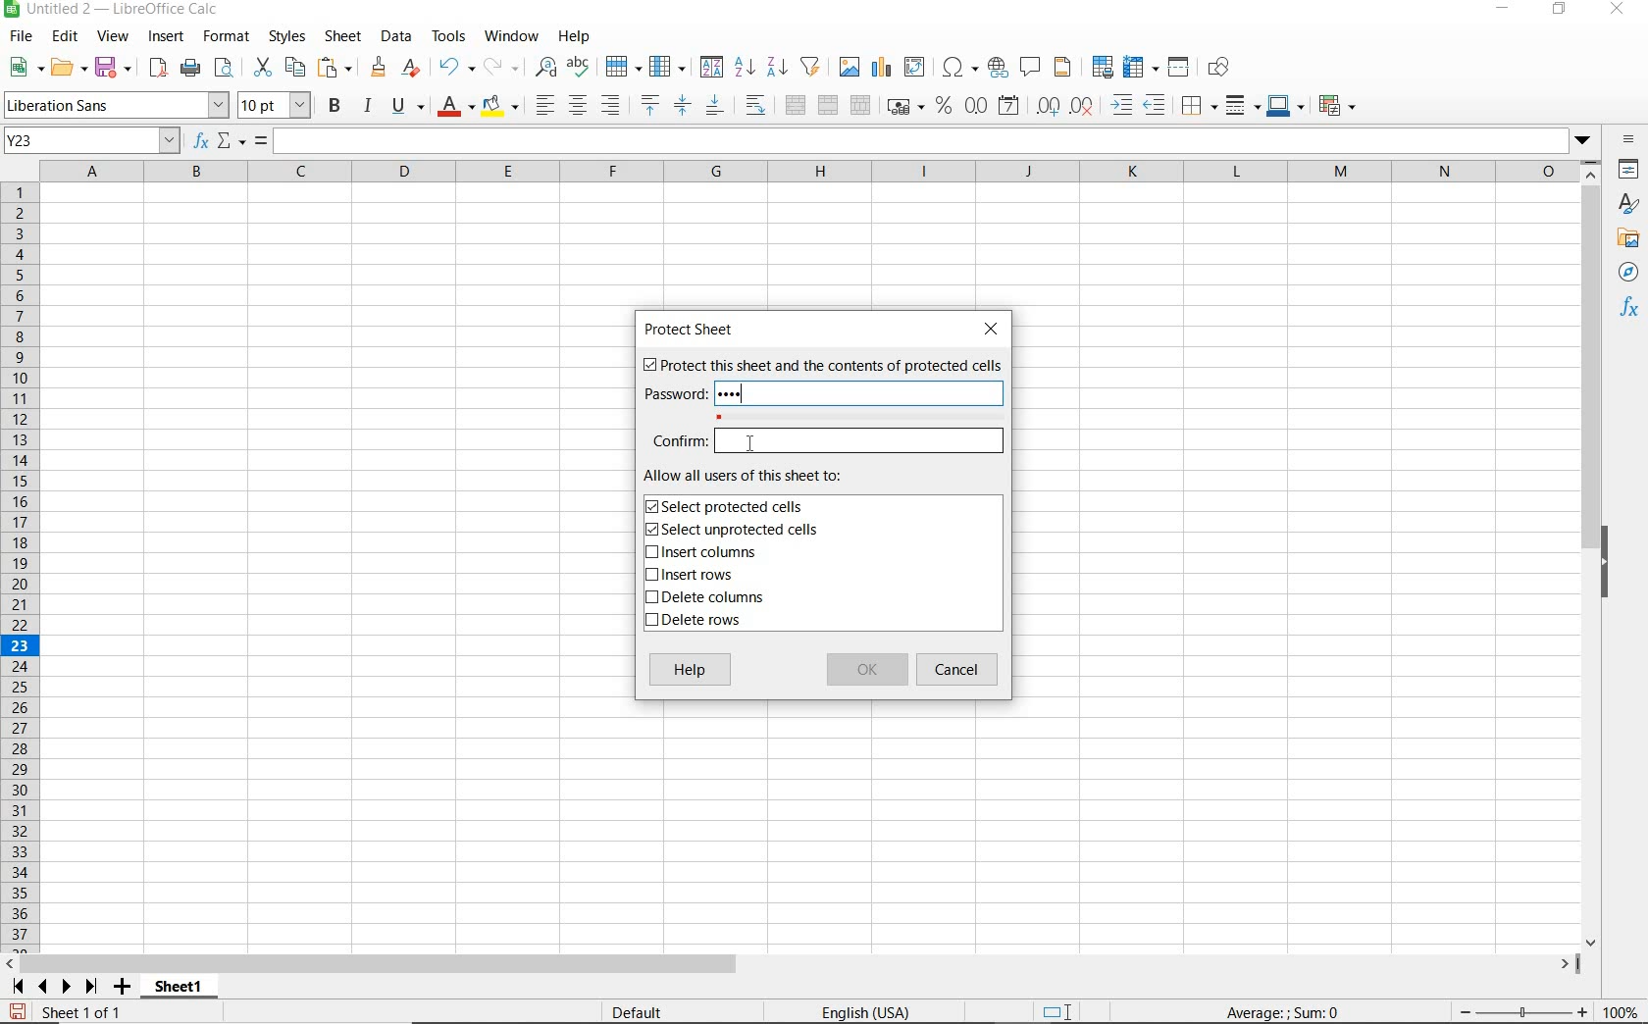 This screenshot has width=1648, height=1024. I want to click on SIDEBAR SETTINGS, so click(1628, 139).